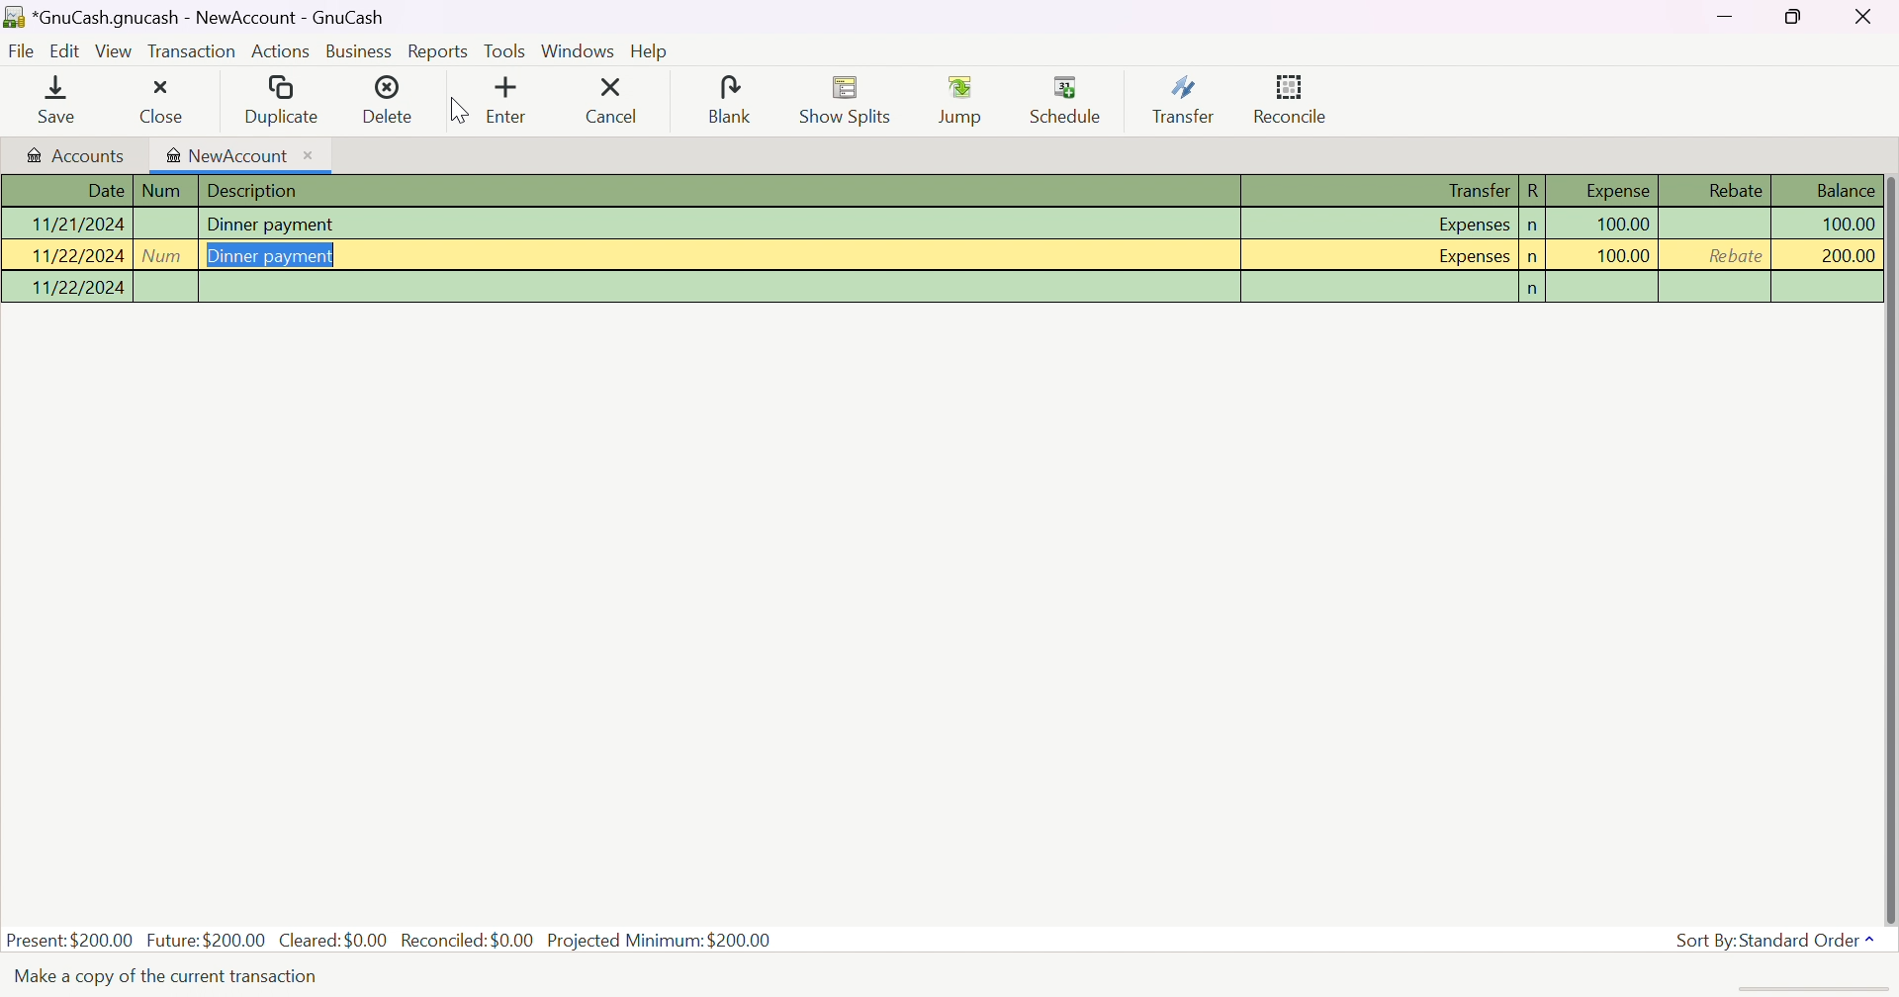  What do you see at coordinates (1067, 100) in the screenshot?
I see `Schedule` at bounding box center [1067, 100].